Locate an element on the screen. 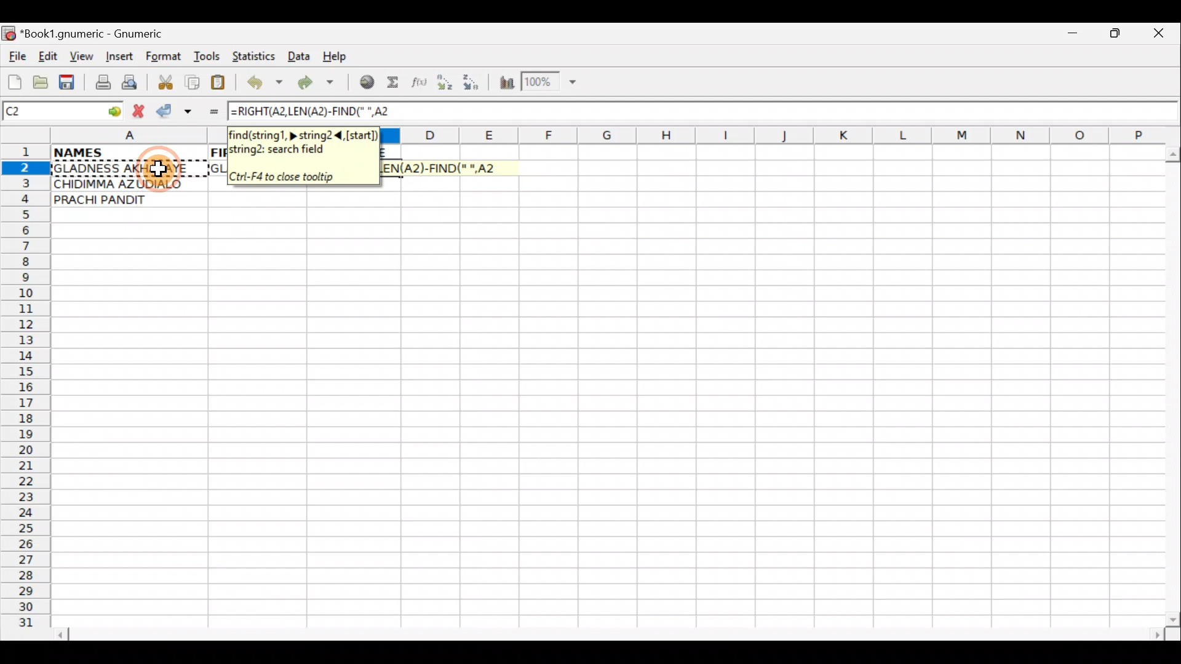 Image resolution: width=1181 pixels, height=664 pixels. =RIGHT(A2,LEN(A2)-FIND(" ",A2 is located at coordinates (446, 168).